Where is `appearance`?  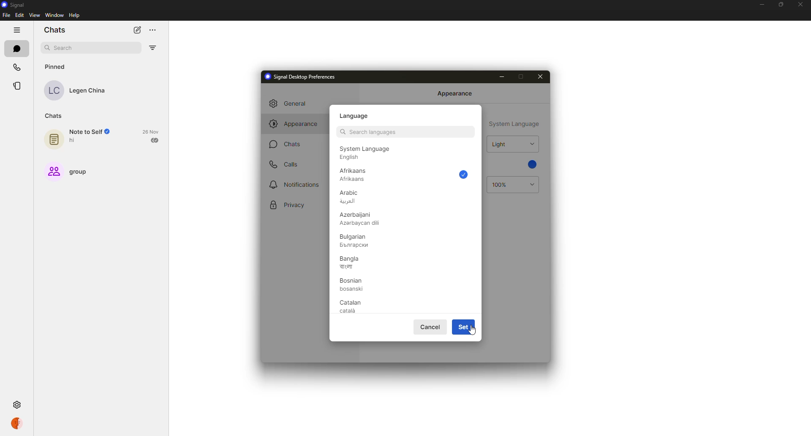 appearance is located at coordinates (455, 93).